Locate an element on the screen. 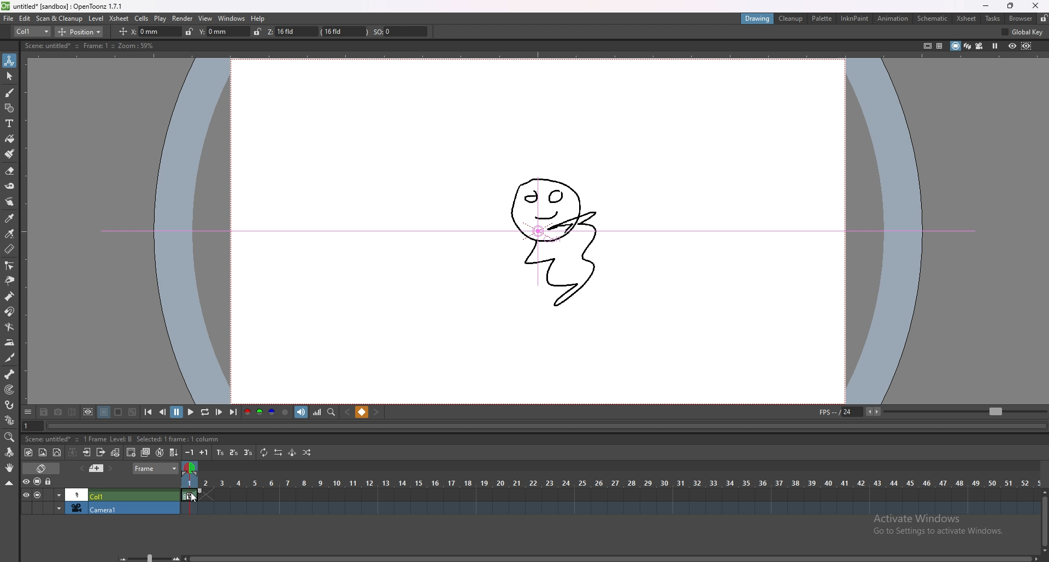 This screenshot has height=562, width=1049. cleanup is located at coordinates (791, 19).